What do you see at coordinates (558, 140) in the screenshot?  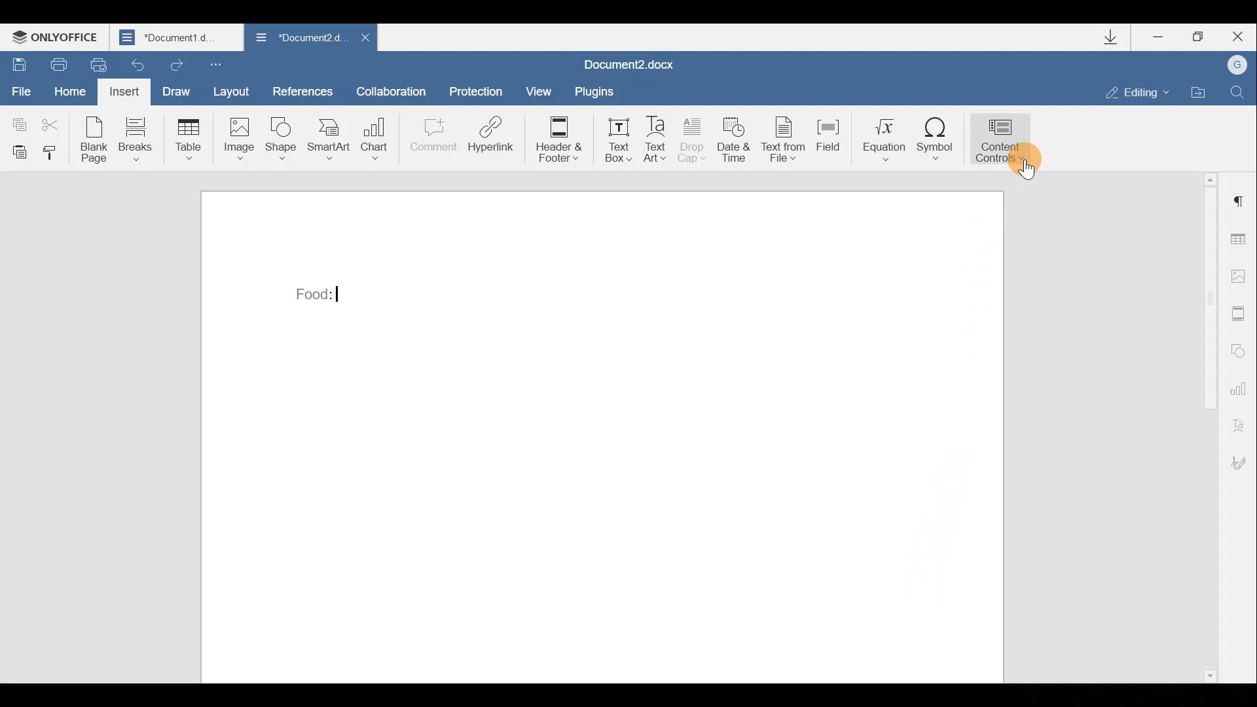 I see `Header & footer` at bounding box center [558, 140].